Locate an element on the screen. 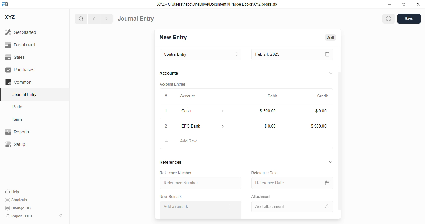 The height and width of the screenshot is (224, 425). contra entry  is located at coordinates (200, 54).